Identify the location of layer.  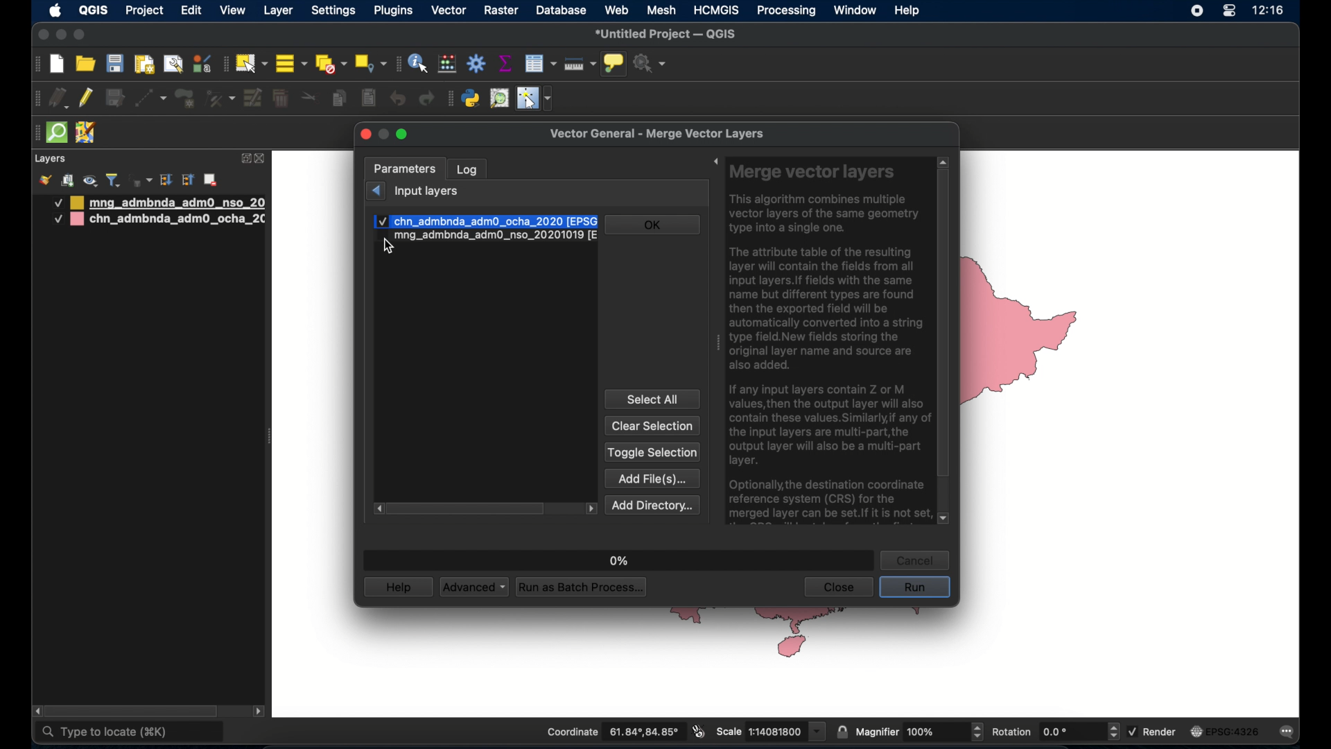
(280, 10).